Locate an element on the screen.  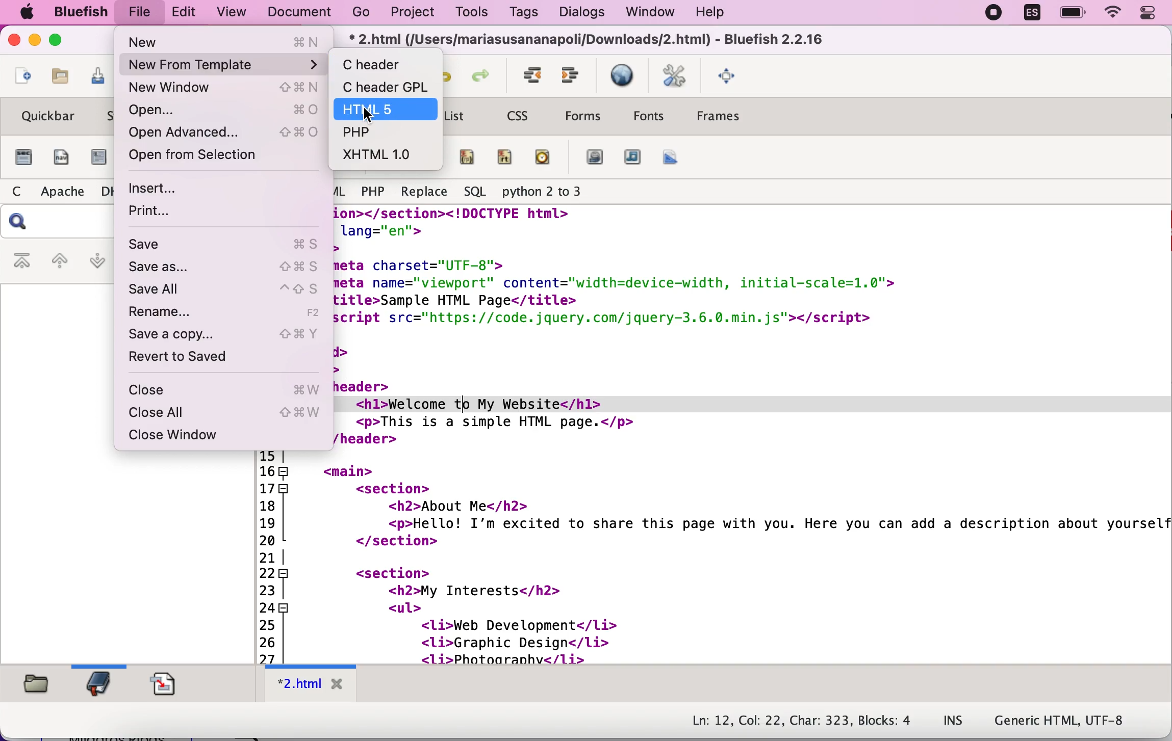
new file is located at coordinates (20, 79).